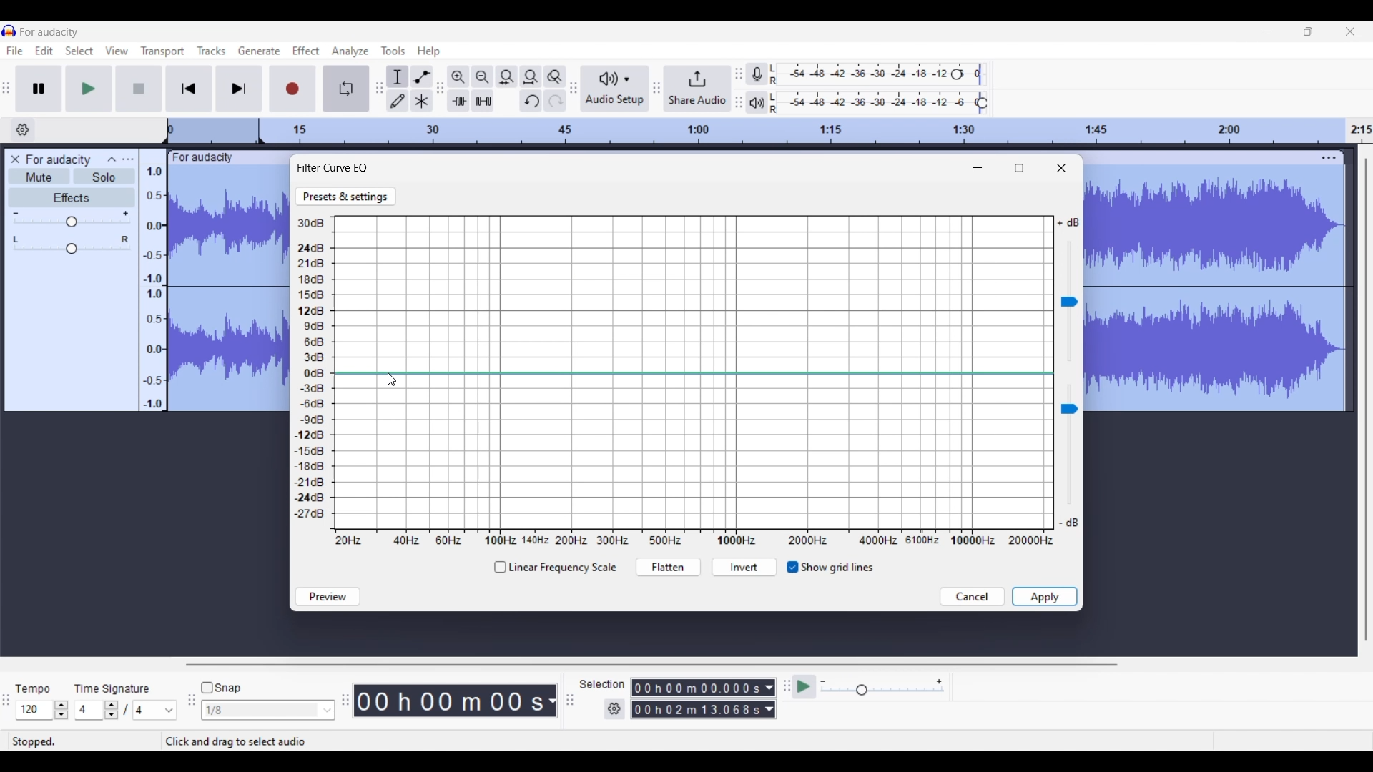 The image size is (1373, 772). I want to click on Max. gain, so click(126, 214).